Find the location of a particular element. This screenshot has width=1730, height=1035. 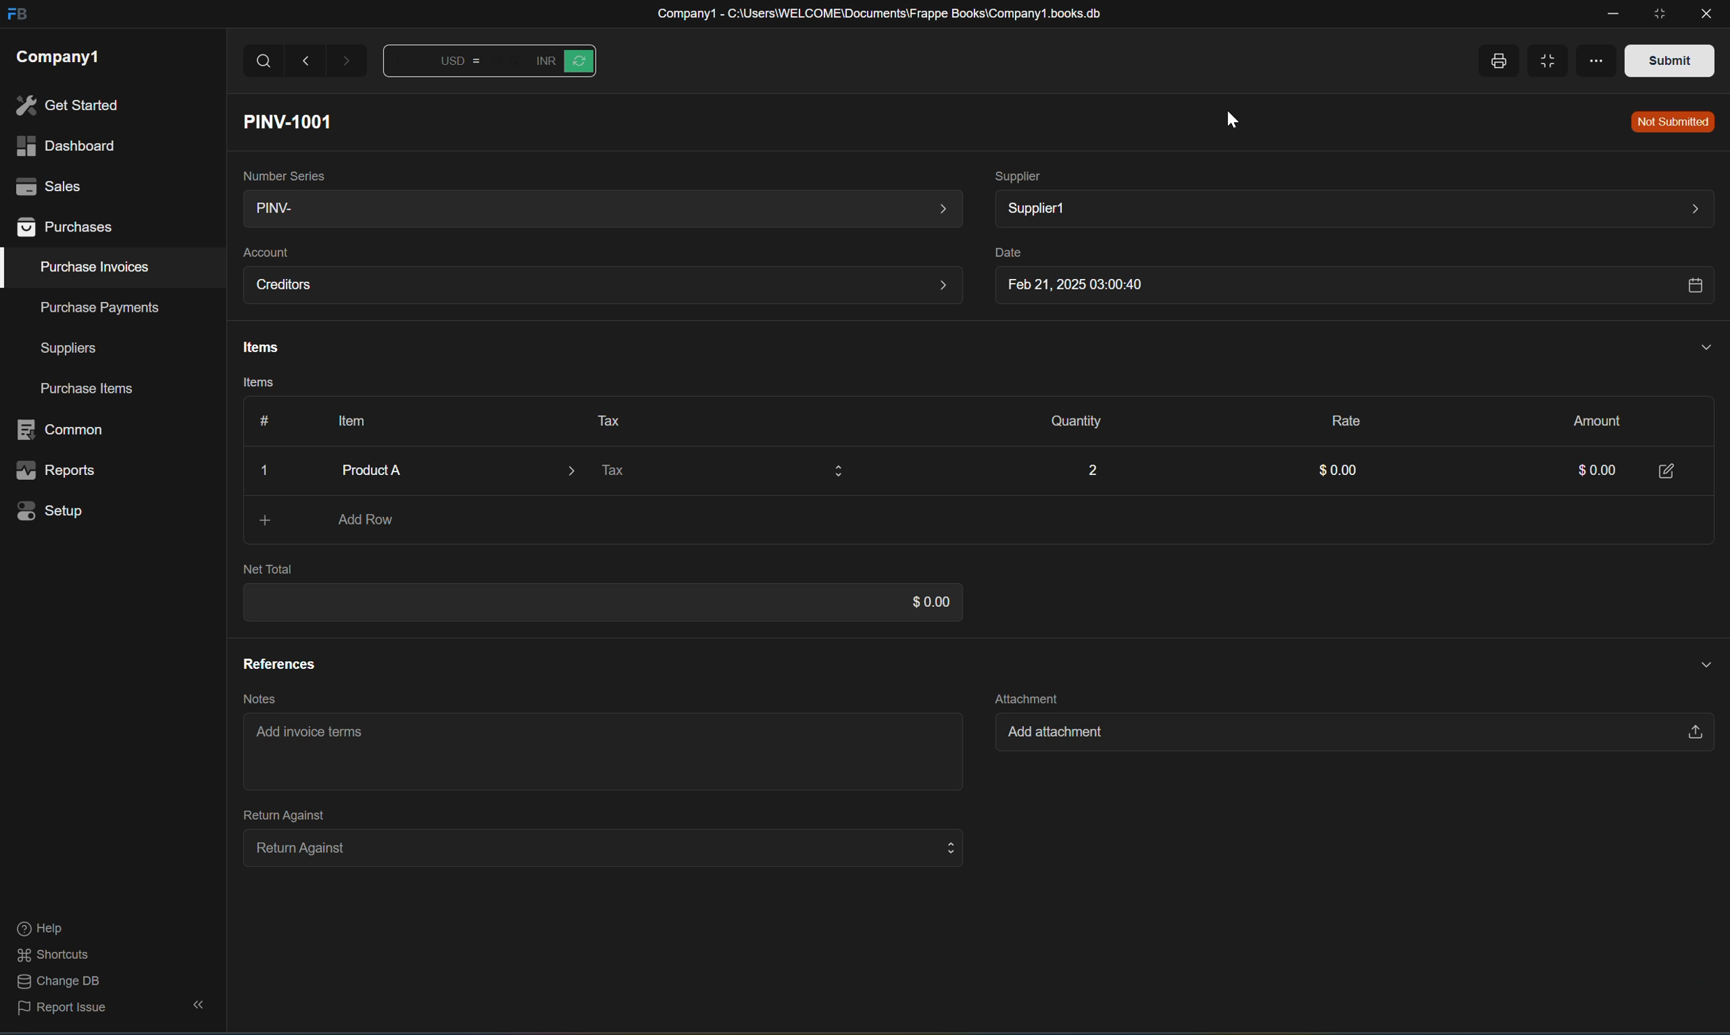

Return Against is located at coordinates (276, 814).